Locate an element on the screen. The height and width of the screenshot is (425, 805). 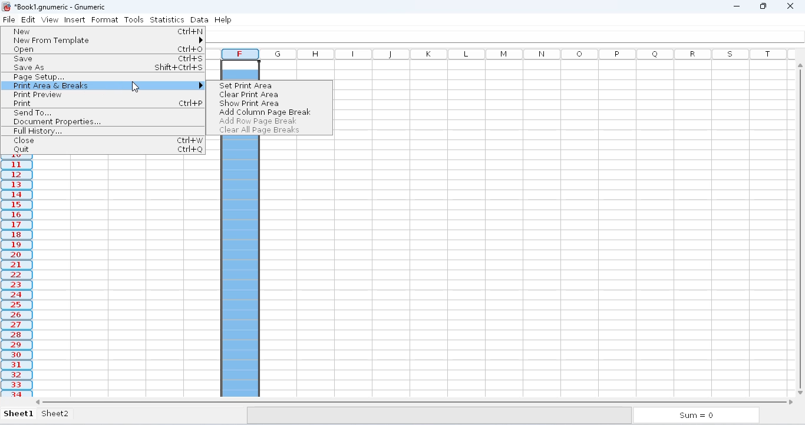
document properties is located at coordinates (57, 122).